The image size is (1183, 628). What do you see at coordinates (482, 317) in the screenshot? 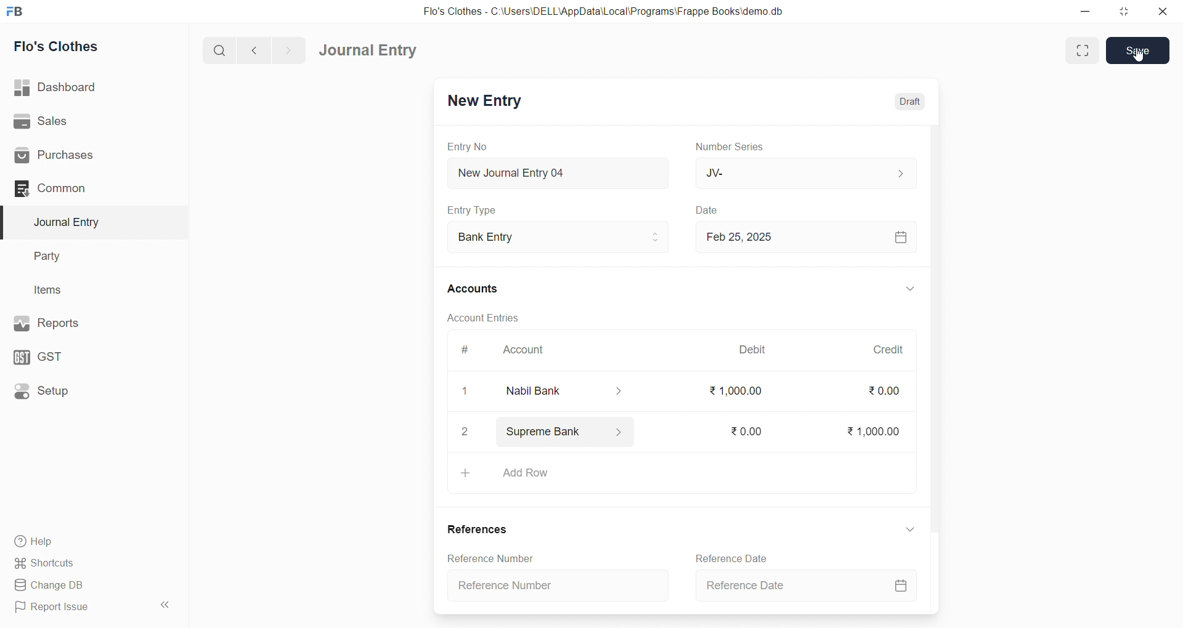
I see `Account Entries` at bounding box center [482, 317].